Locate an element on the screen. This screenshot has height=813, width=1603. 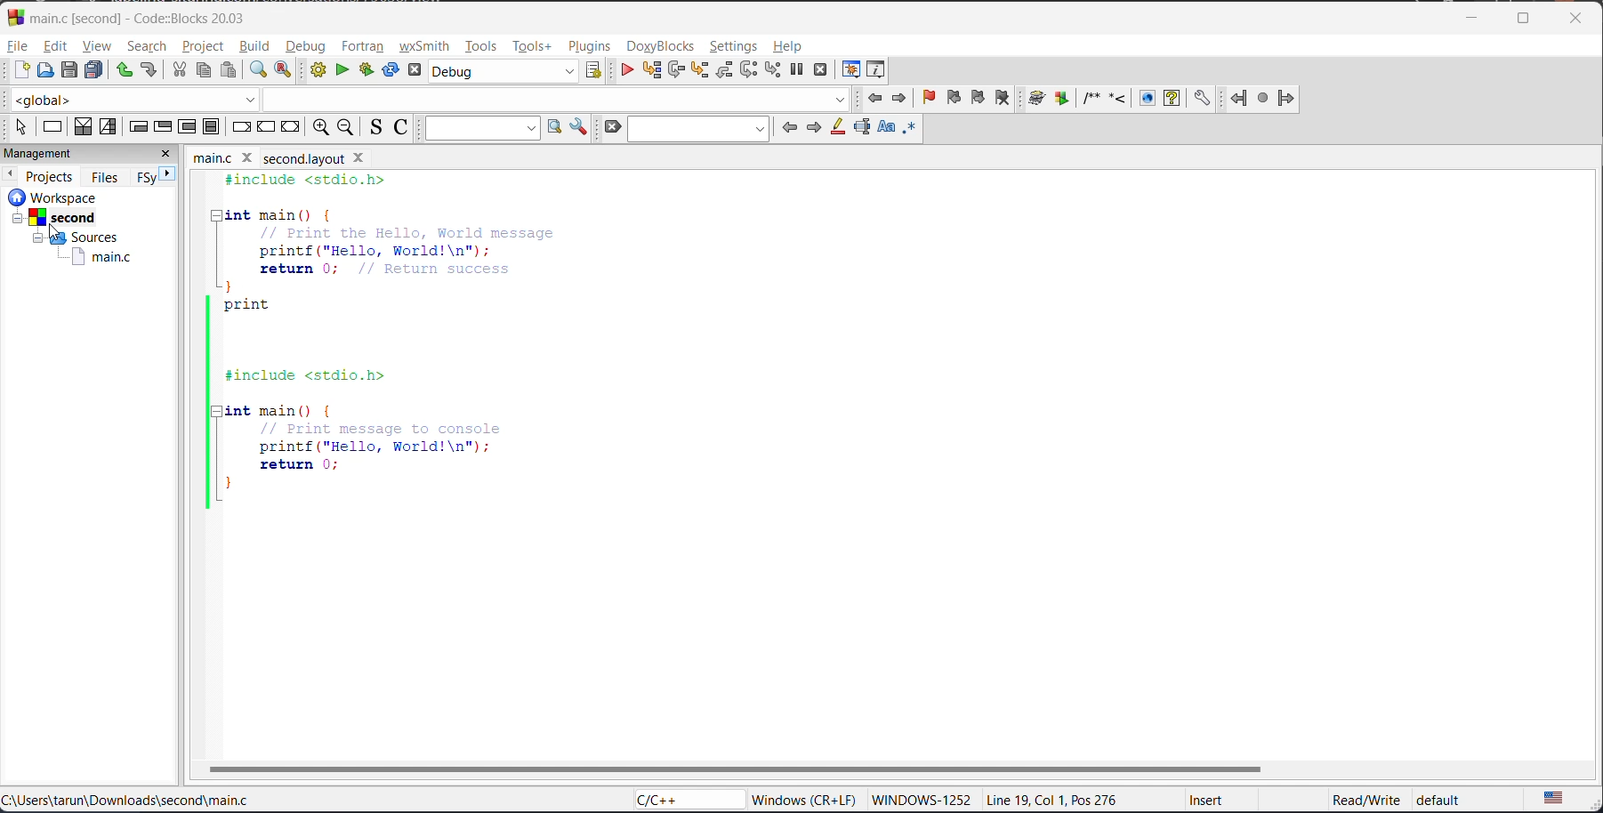
previous bookmark is located at coordinates (952, 94).